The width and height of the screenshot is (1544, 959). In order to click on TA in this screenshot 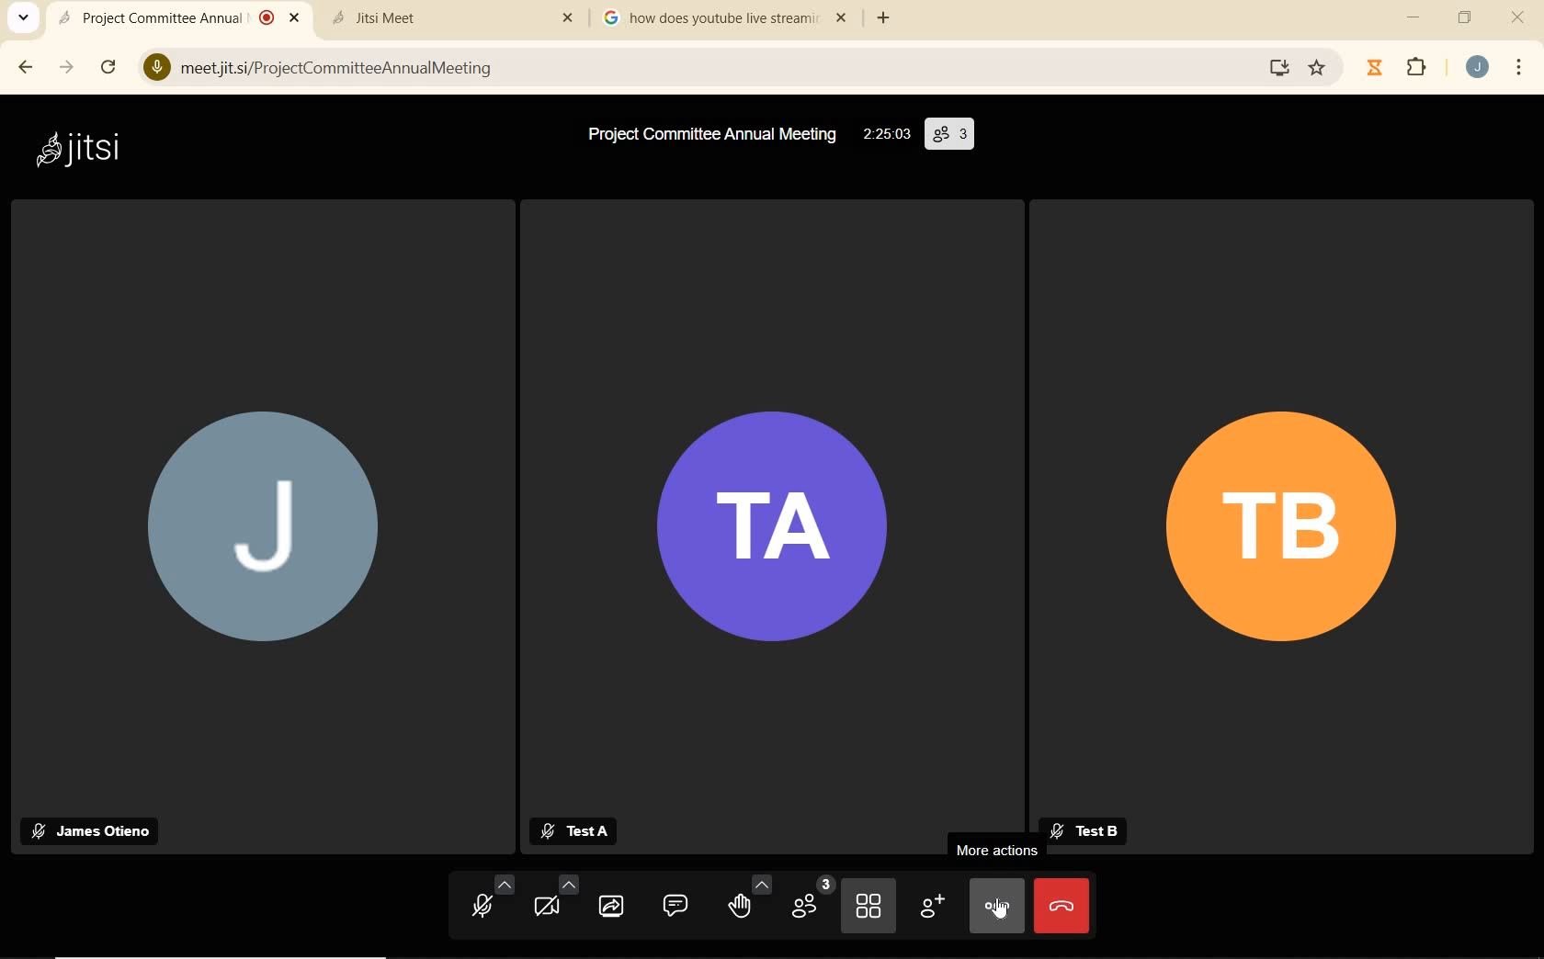, I will do `click(774, 534)`.